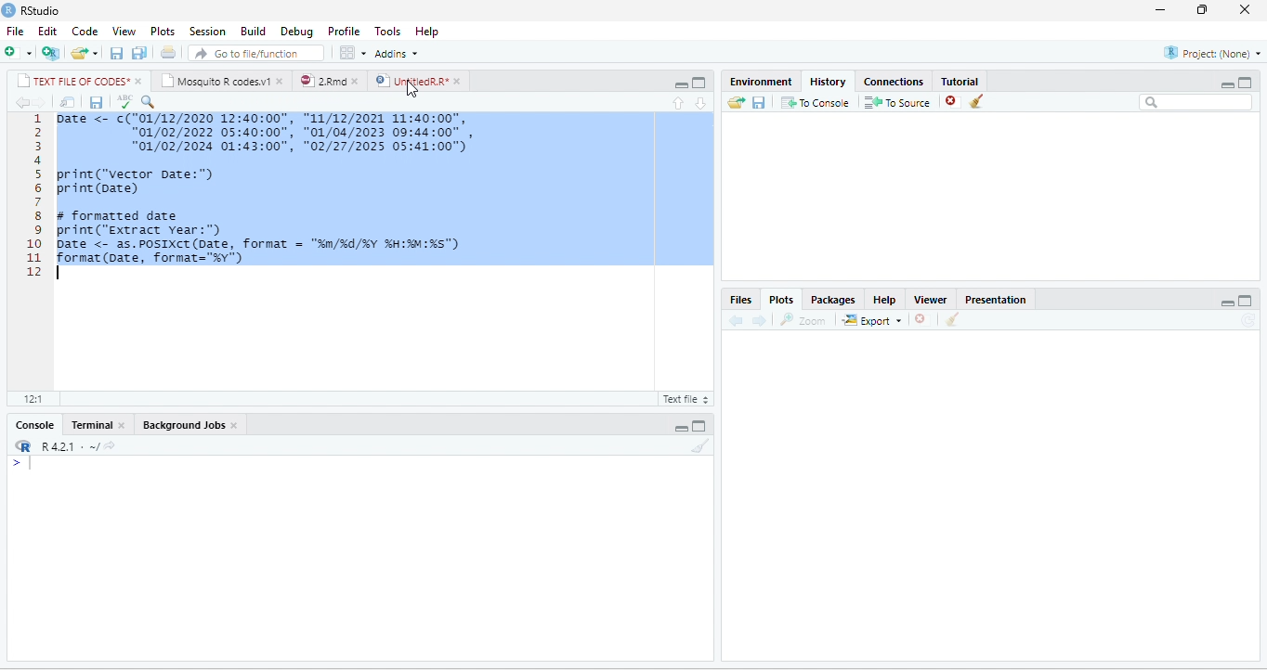  Describe the element at coordinates (1195, 103) in the screenshot. I see `search bar` at that location.